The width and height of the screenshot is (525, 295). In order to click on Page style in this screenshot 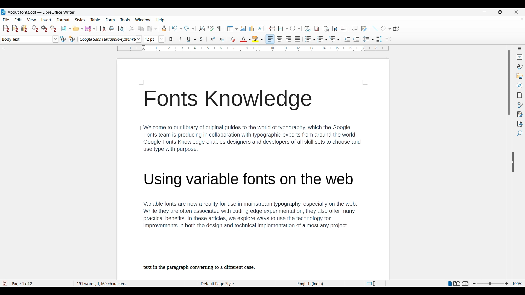, I will do `click(226, 284)`.